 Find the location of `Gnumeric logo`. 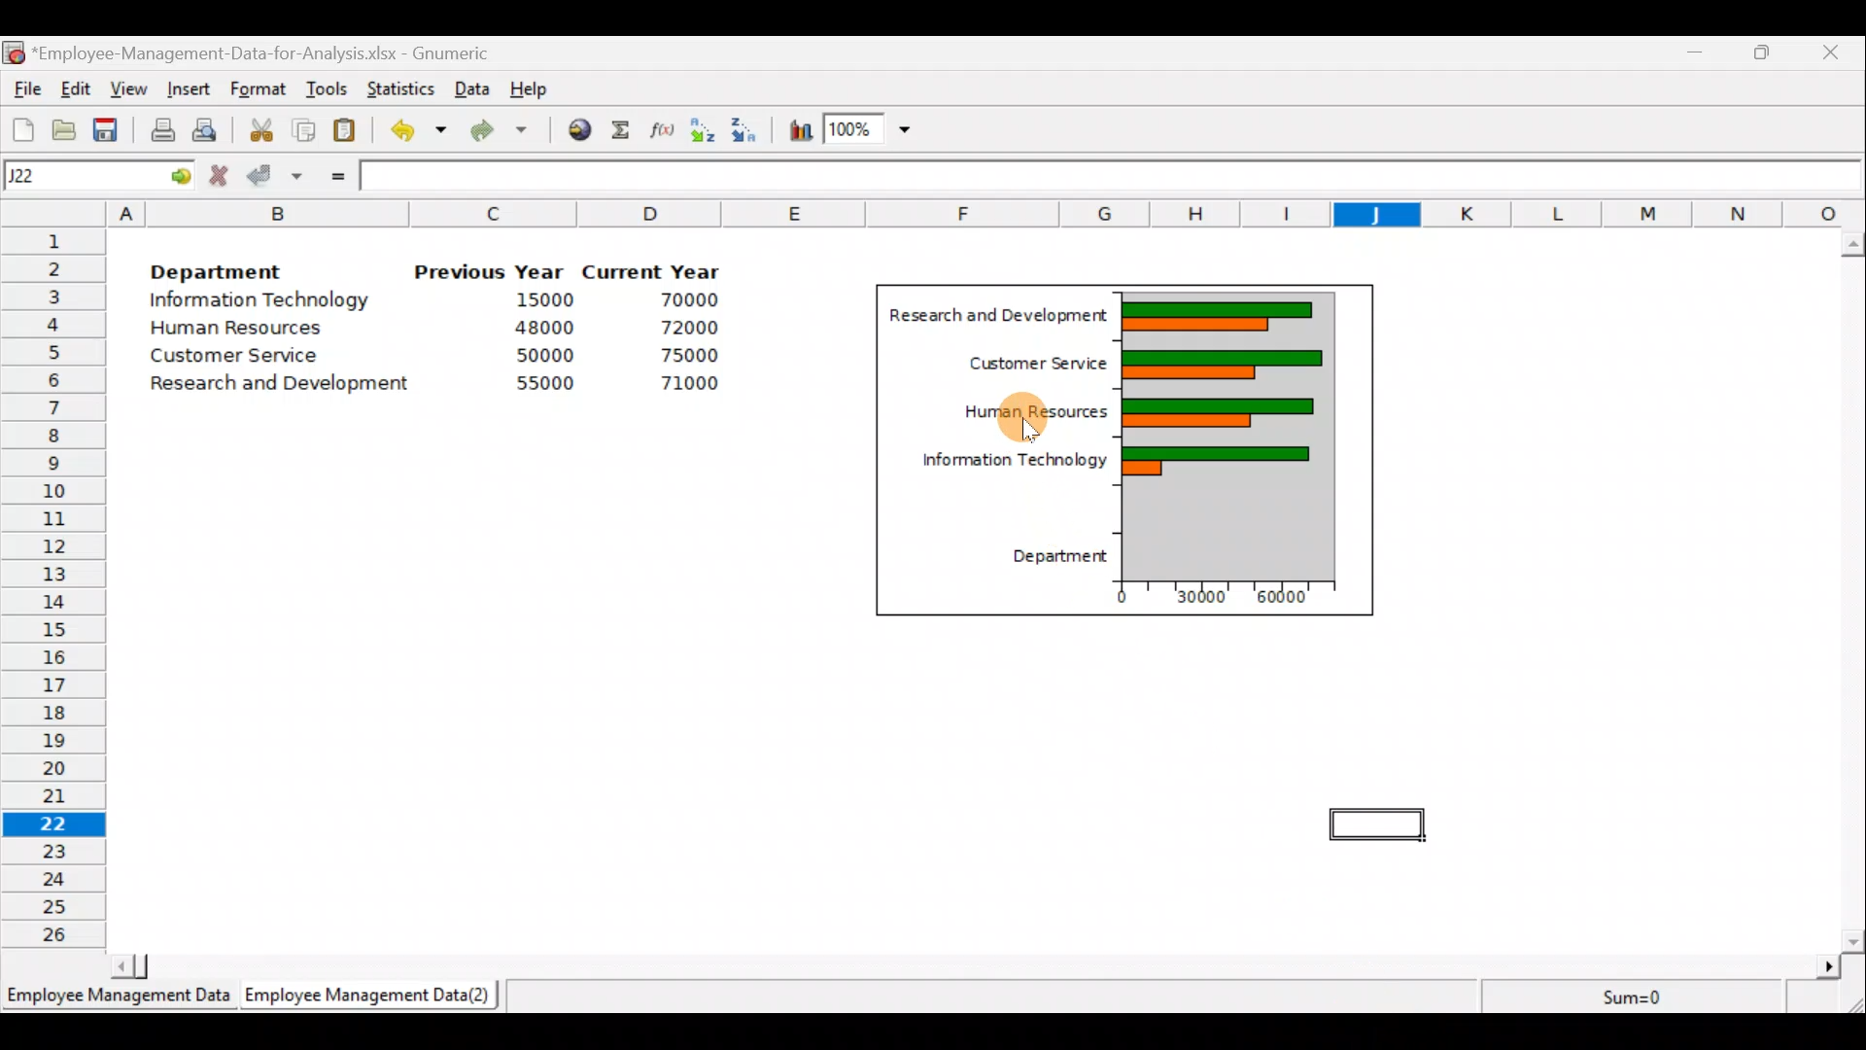

Gnumeric logo is located at coordinates (16, 52).